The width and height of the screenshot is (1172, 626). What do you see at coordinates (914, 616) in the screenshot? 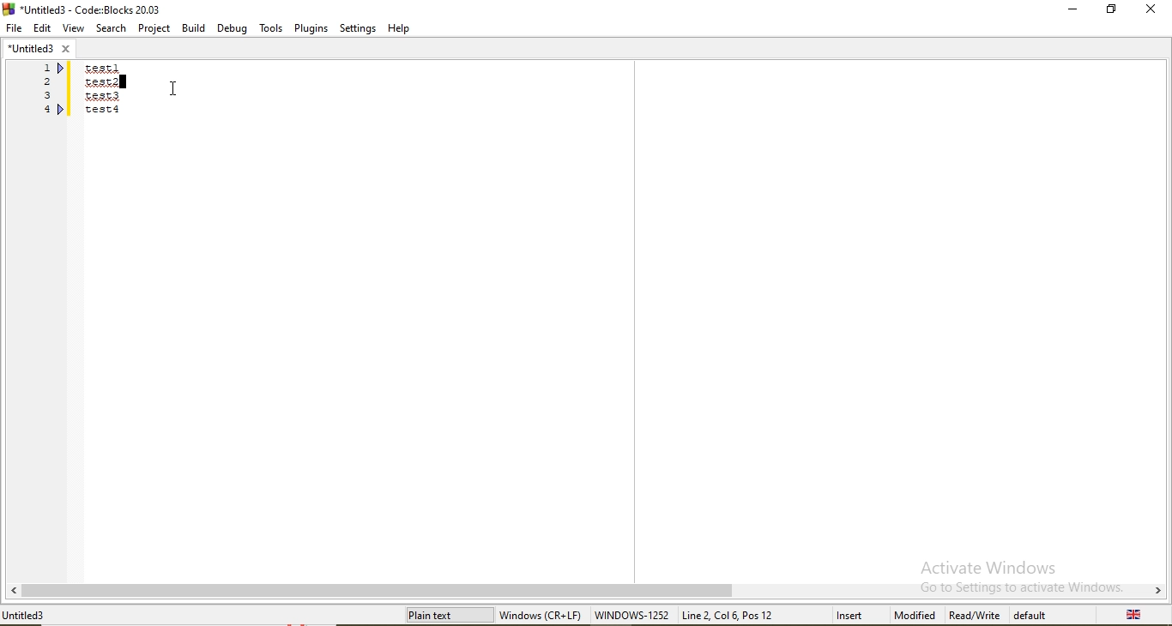
I see `modified` at bounding box center [914, 616].